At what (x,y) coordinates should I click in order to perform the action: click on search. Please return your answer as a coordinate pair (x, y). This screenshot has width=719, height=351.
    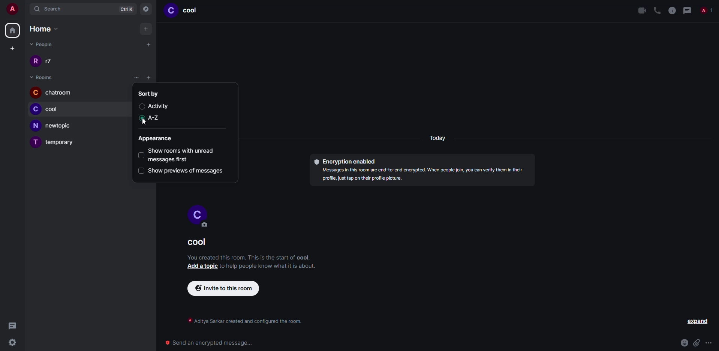
    Looking at the image, I should click on (55, 9).